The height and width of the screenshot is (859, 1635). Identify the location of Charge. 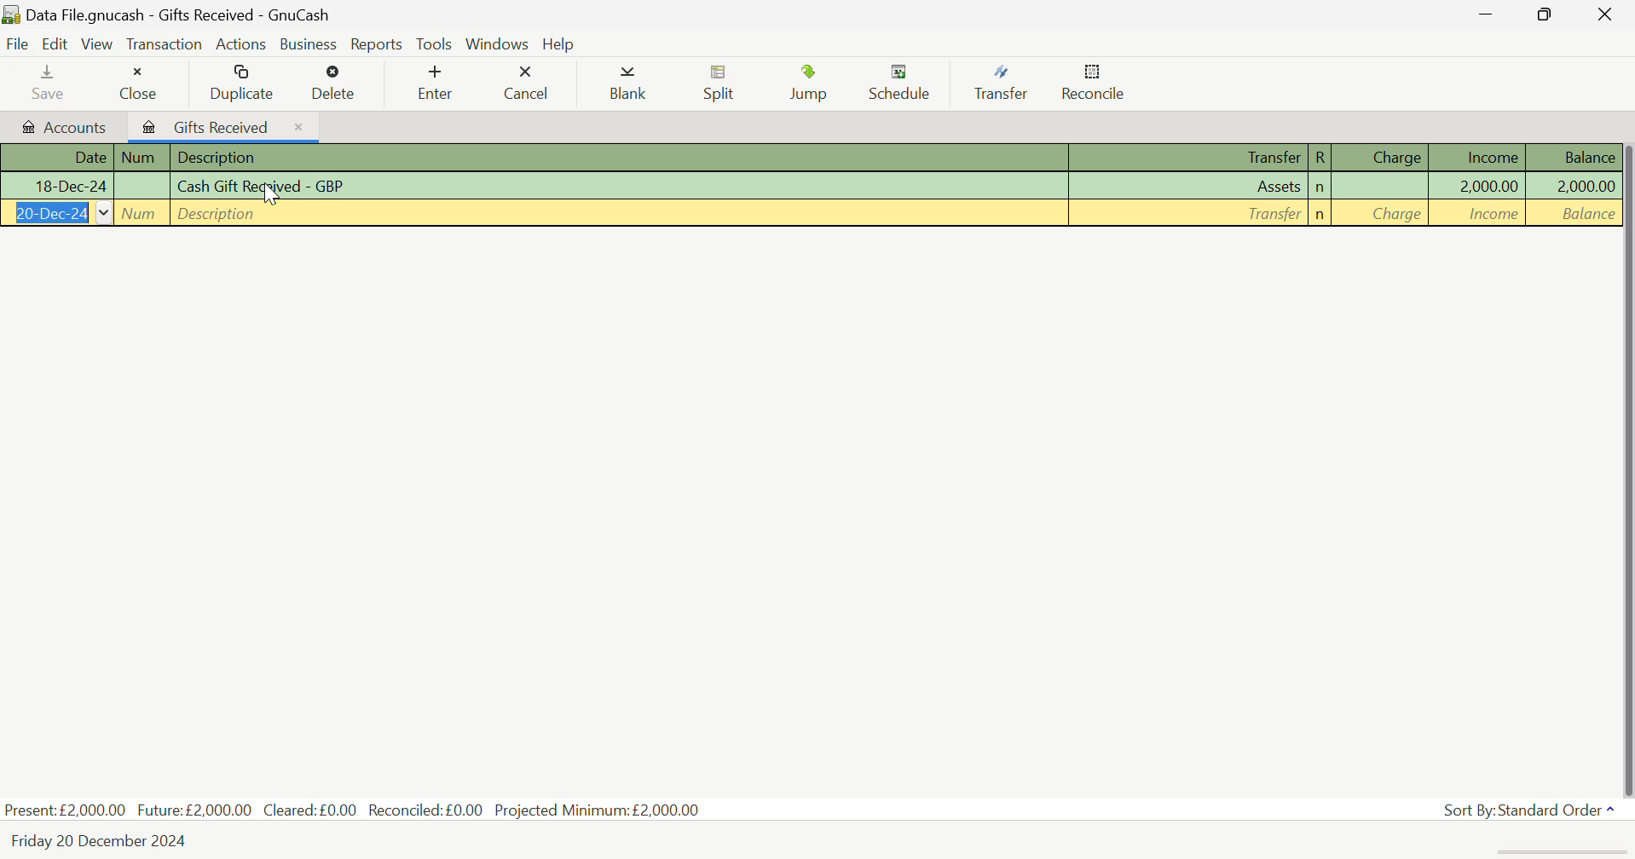
(1382, 157).